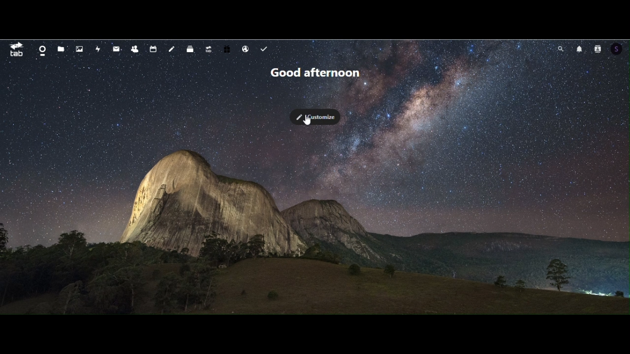  I want to click on calendar, so click(153, 49).